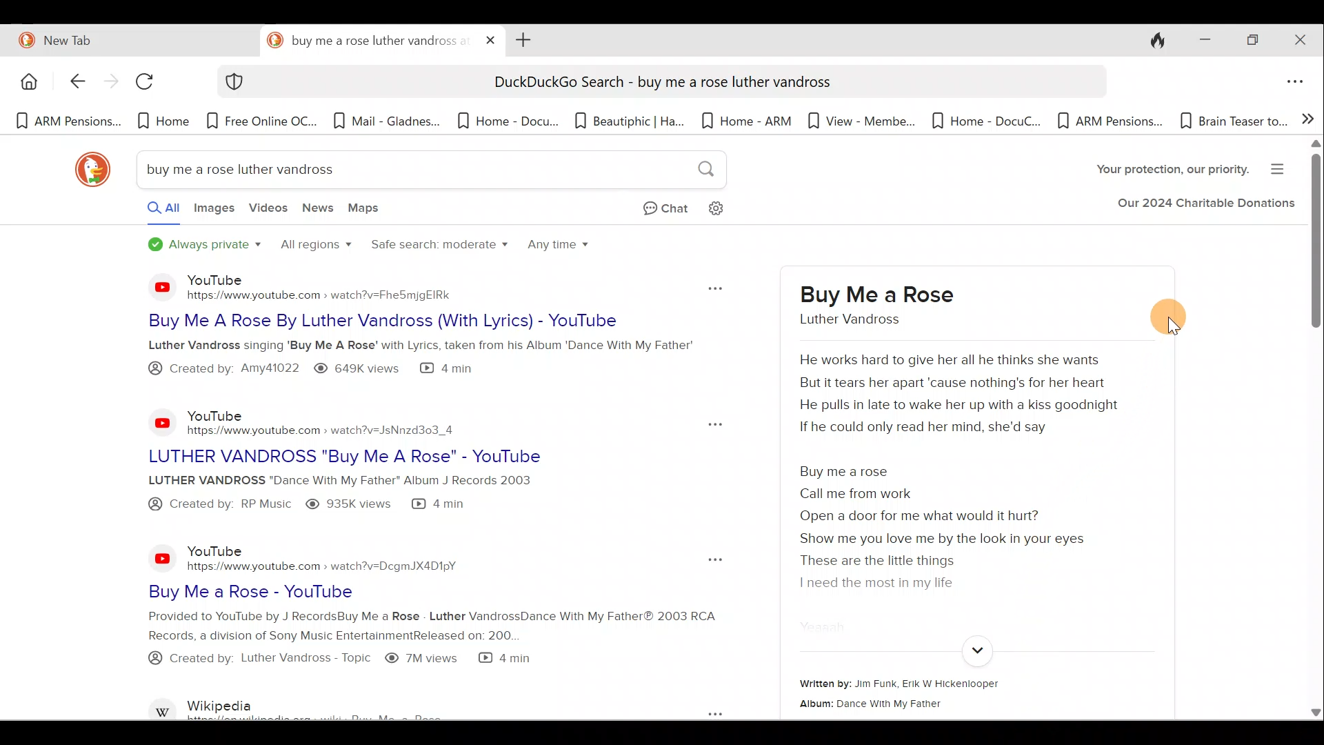  Describe the element at coordinates (127, 38) in the screenshot. I see `New Tab` at that location.